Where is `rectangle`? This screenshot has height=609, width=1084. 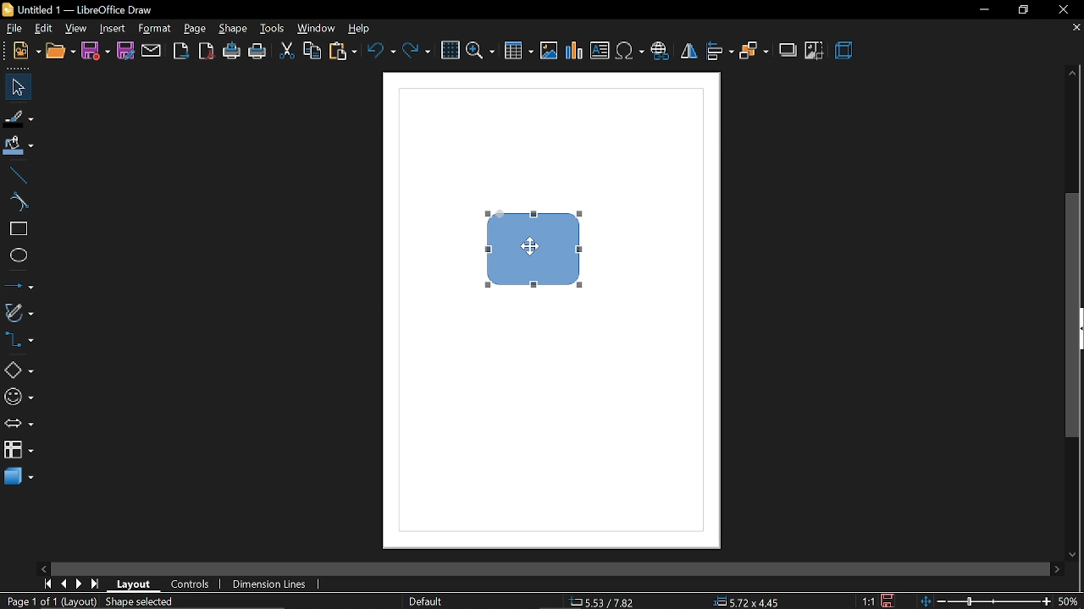
rectangle is located at coordinates (18, 230).